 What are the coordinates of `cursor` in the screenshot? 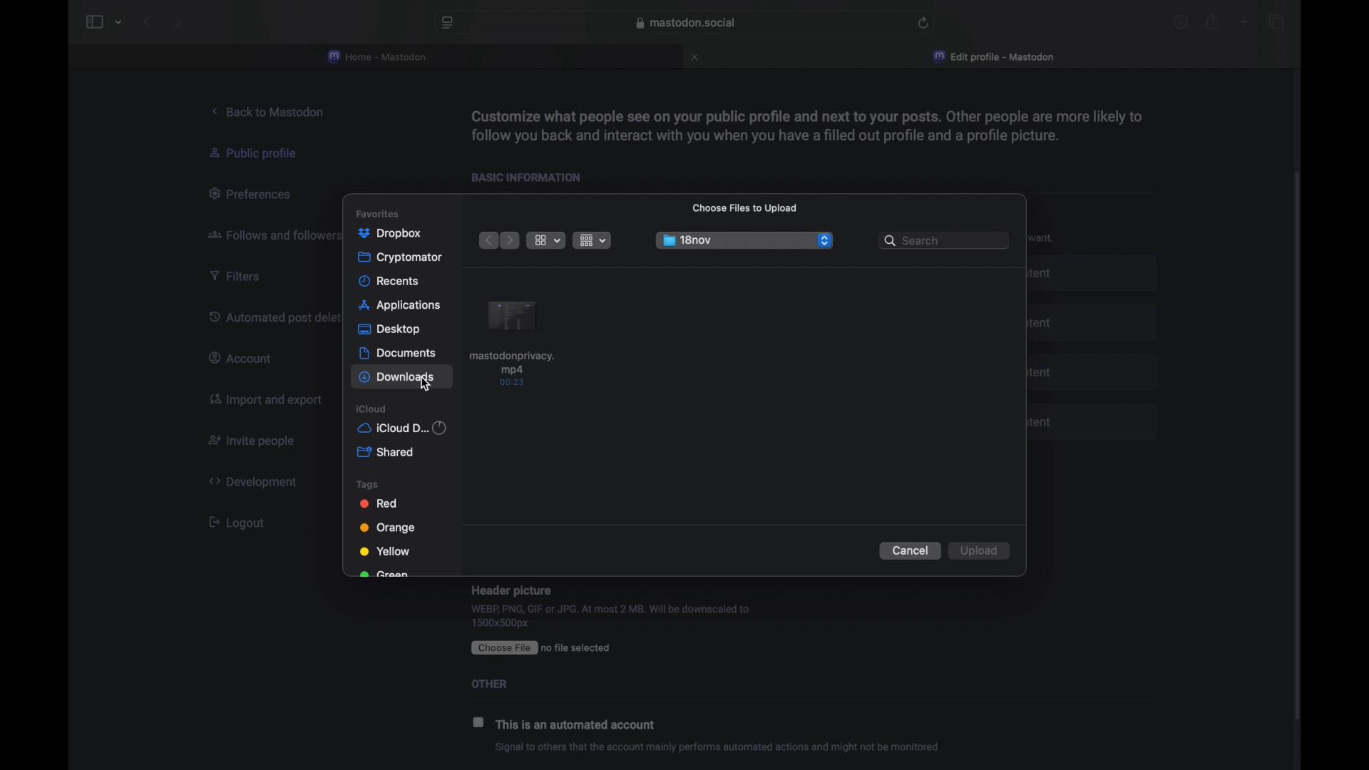 It's located at (430, 386).